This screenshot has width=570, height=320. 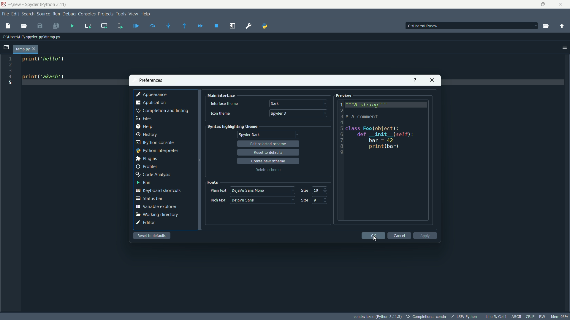 What do you see at coordinates (146, 126) in the screenshot?
I see `help` at bounding box center [146, 126].